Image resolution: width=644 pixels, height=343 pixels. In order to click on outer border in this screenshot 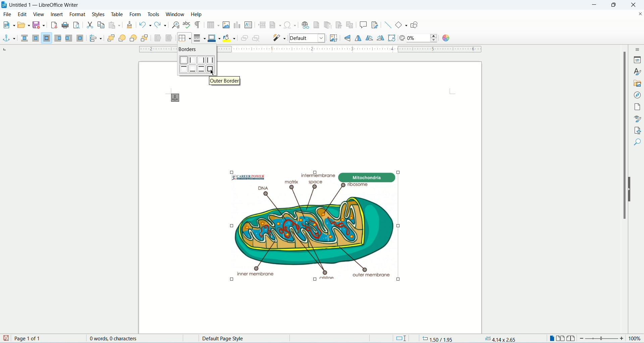, I will do `click(224, 81)`.